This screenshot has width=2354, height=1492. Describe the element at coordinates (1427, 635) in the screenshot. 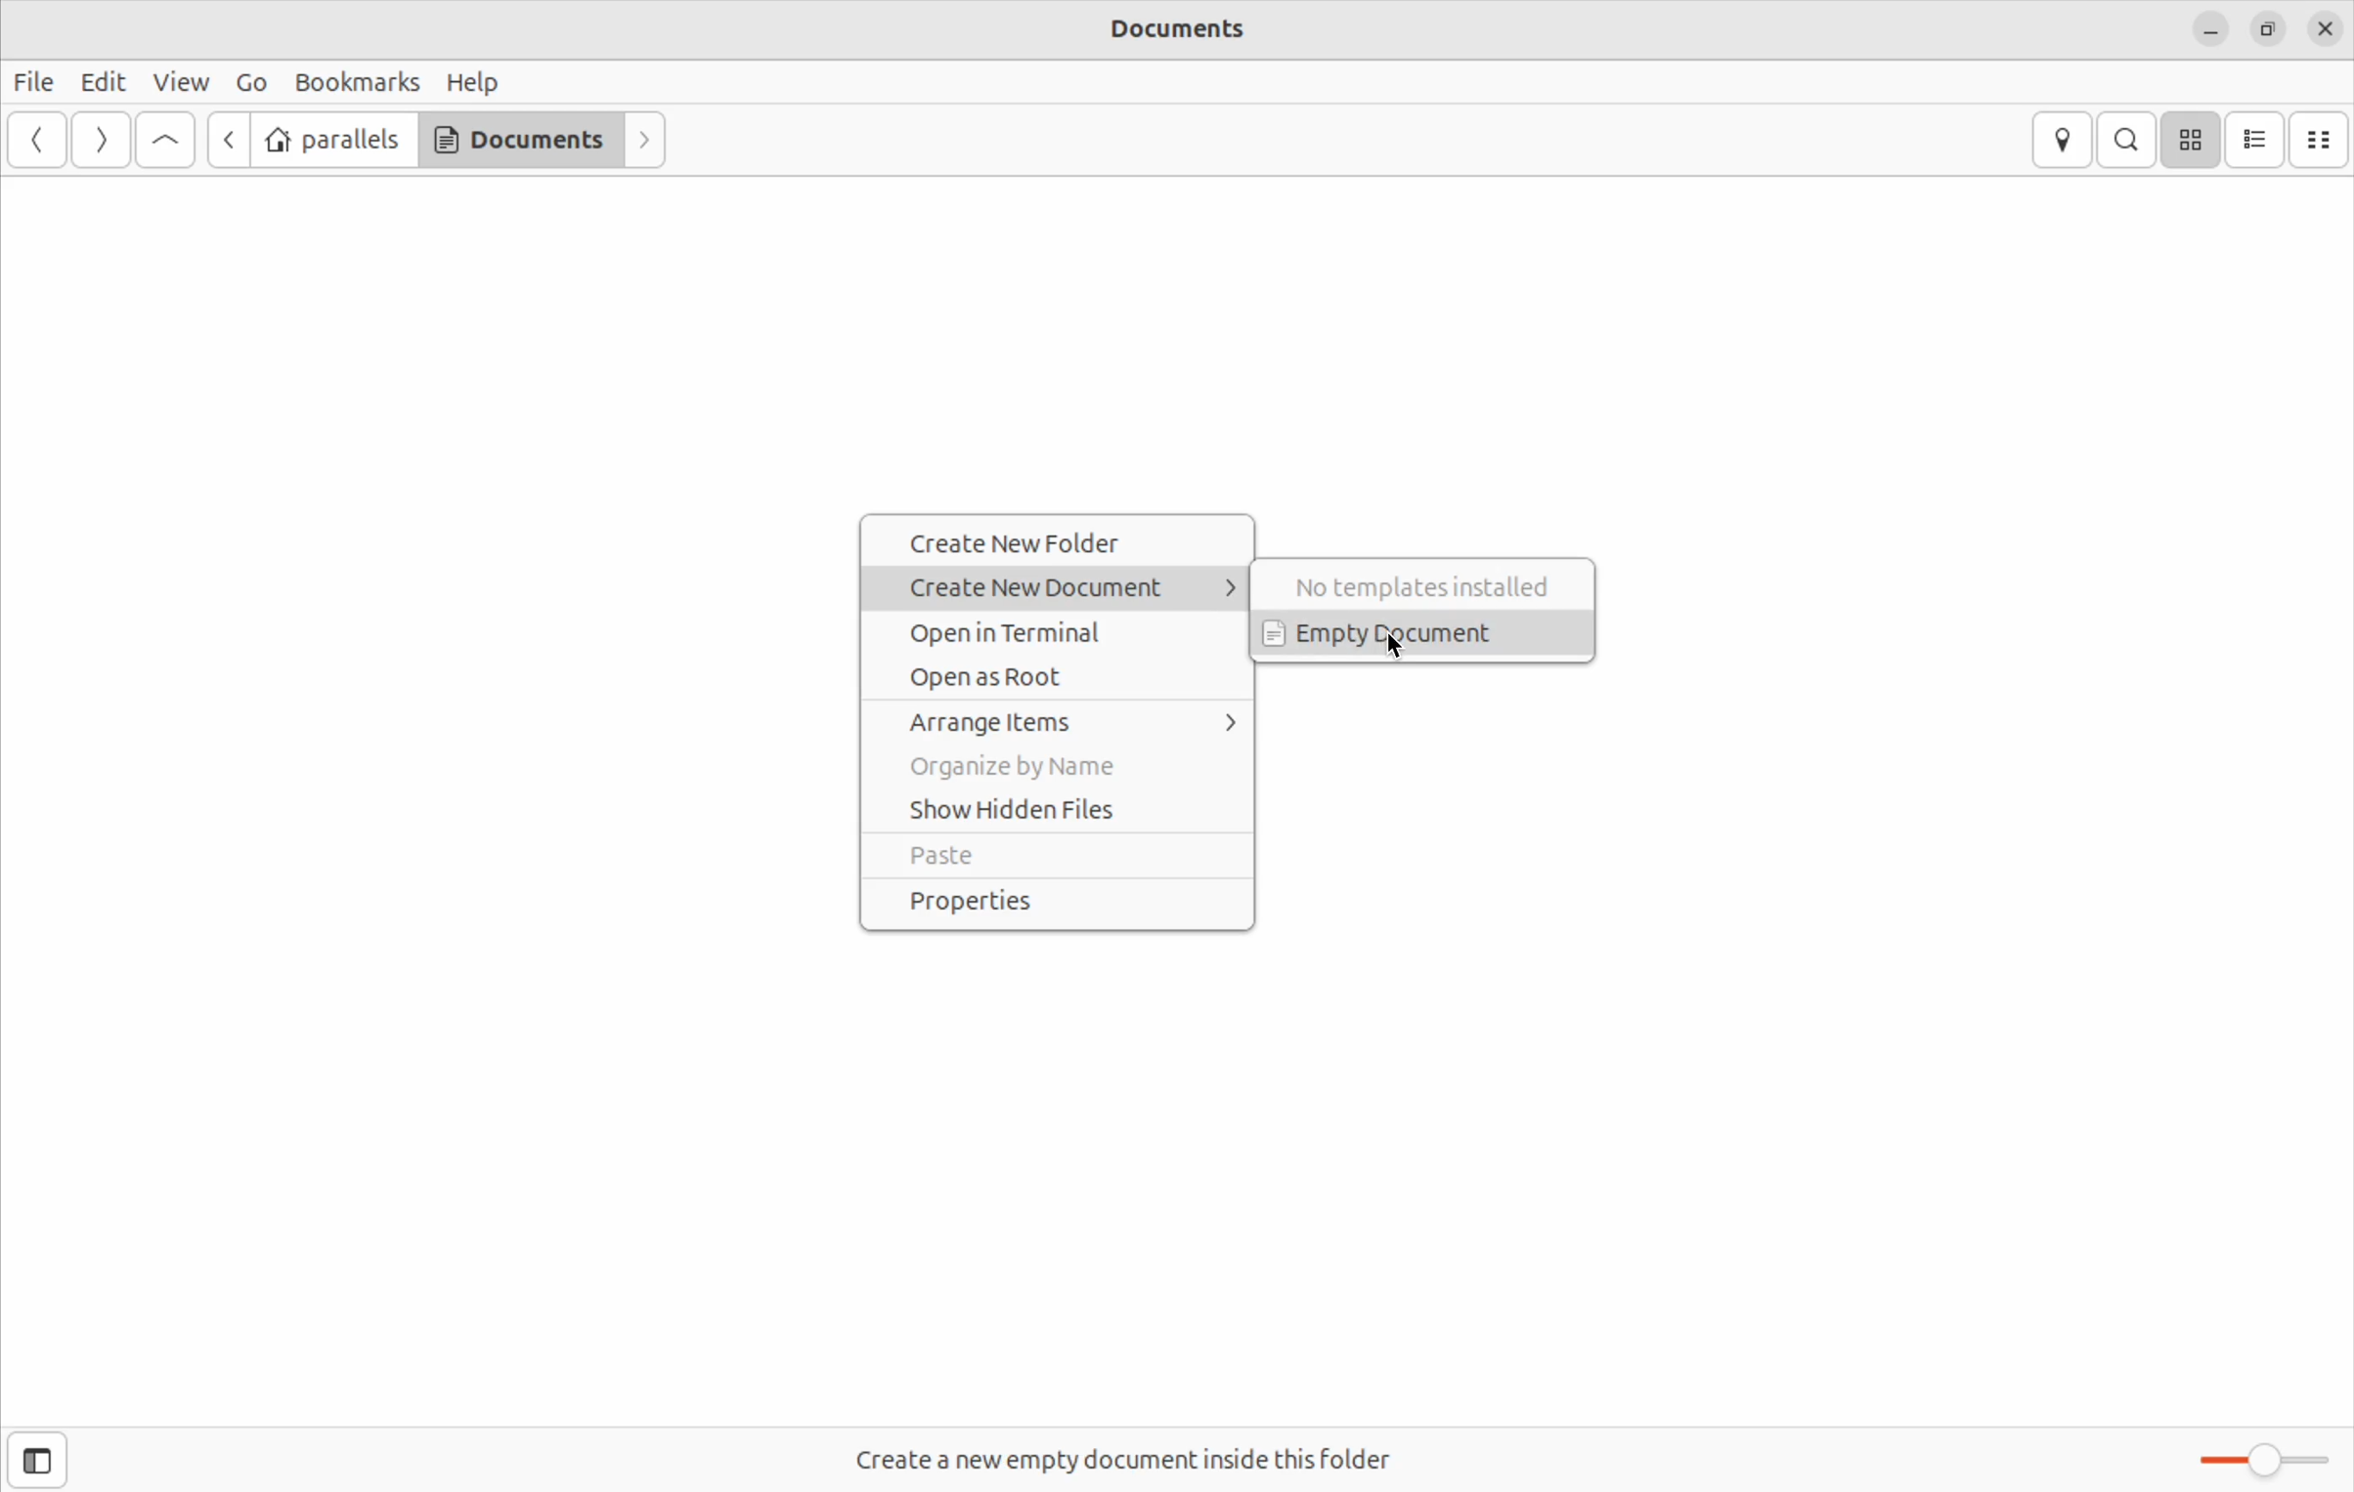

I see `empty document` at that location.